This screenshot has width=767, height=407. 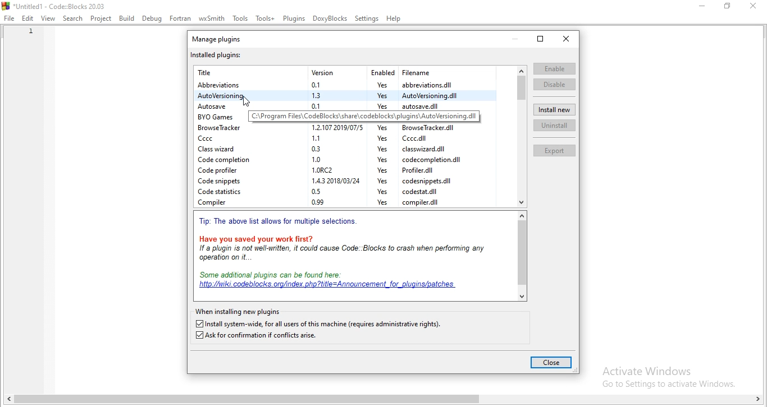 What do you see at coordinates (101, 19) in the screenshot?
I see `Project` at bounding box center [101, 19].